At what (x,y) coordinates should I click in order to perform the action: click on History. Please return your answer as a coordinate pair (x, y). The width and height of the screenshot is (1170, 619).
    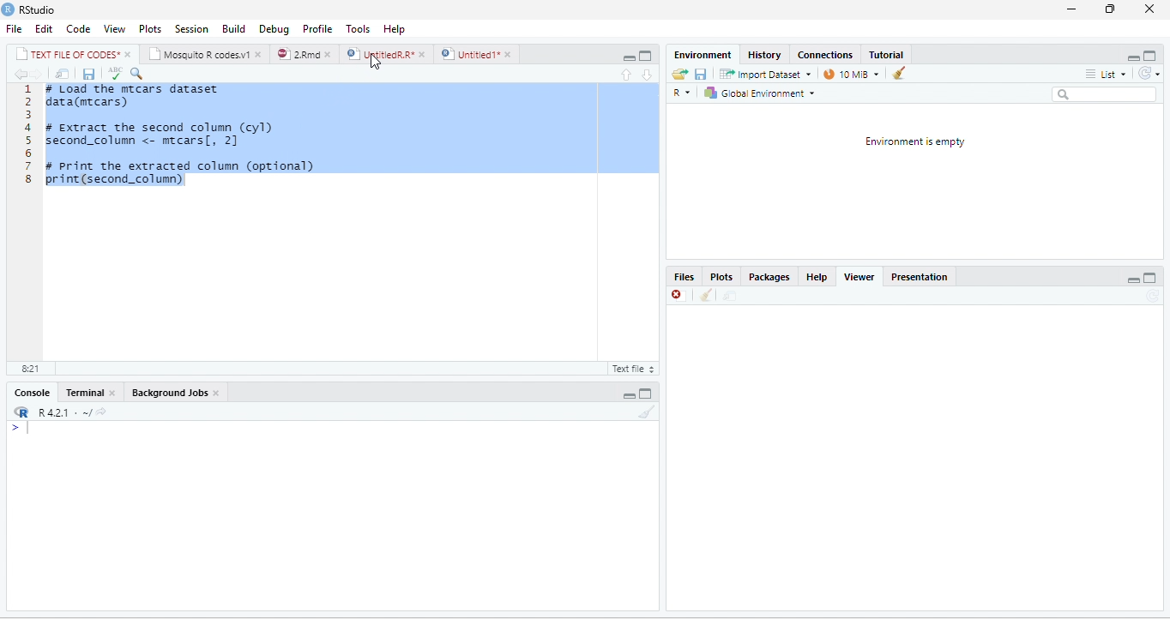
    Looking at the image, I should click on (764, 54).